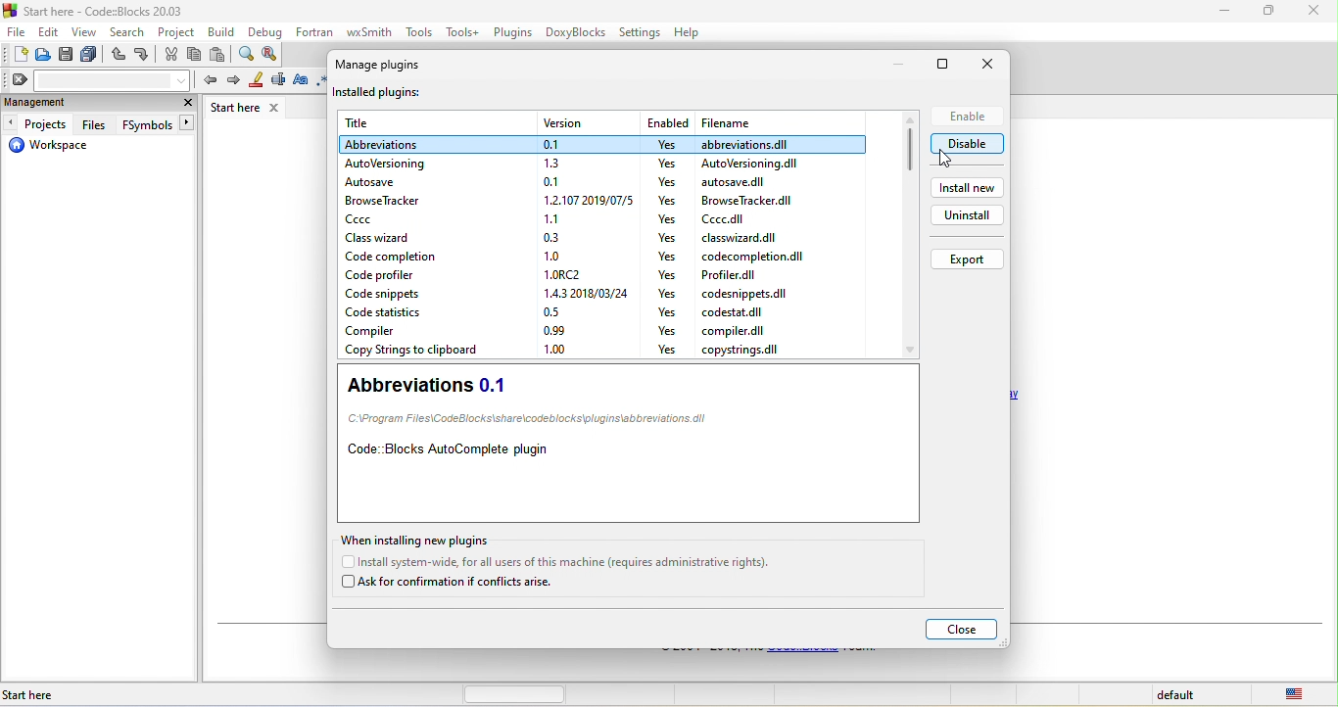 Image resolution: width=1338 pixels, height=707 pixels. Describe the element at coordinates (967, 148) in the screenshot. I see `disable` at that location.